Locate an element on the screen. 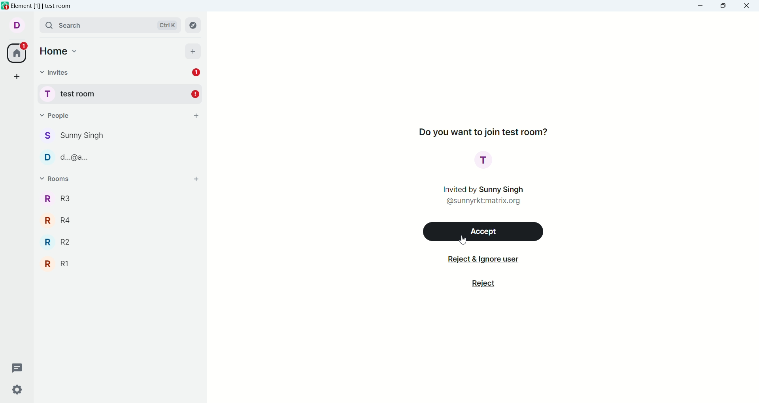 The height and width of the screenshot is (403, 759). home is located at coordinates (60, 51).